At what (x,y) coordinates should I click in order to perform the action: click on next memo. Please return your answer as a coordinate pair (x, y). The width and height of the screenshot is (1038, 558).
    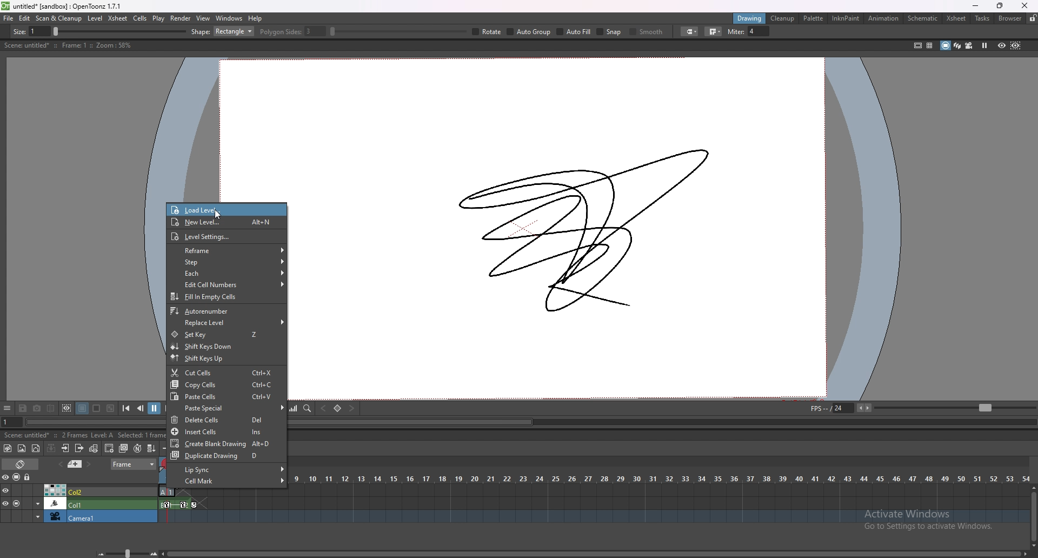
    Looking at the image, I should click on (90, 464).